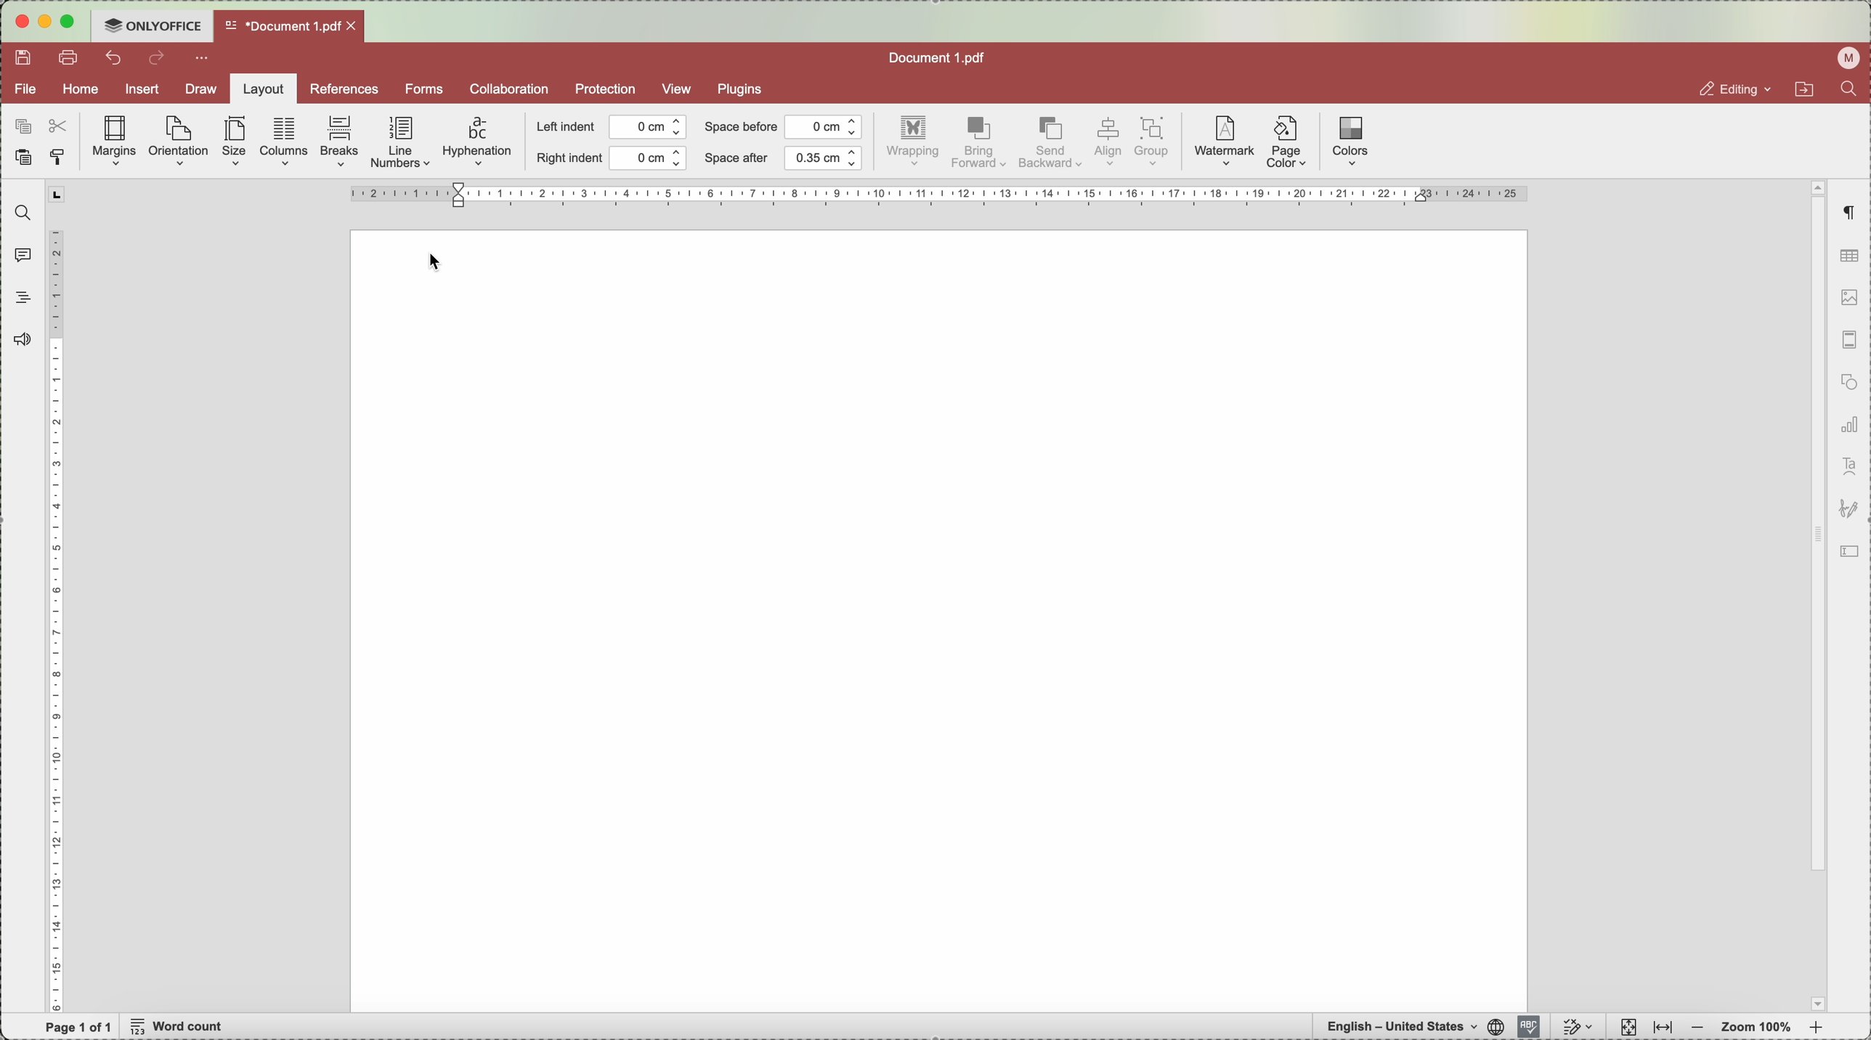 The width and height of the screenshot is (1871, 1040). What do you see at coordinates (1697, 1028) in the screenshot?
I see `zoom out` at bounding box center [1697, 1028].